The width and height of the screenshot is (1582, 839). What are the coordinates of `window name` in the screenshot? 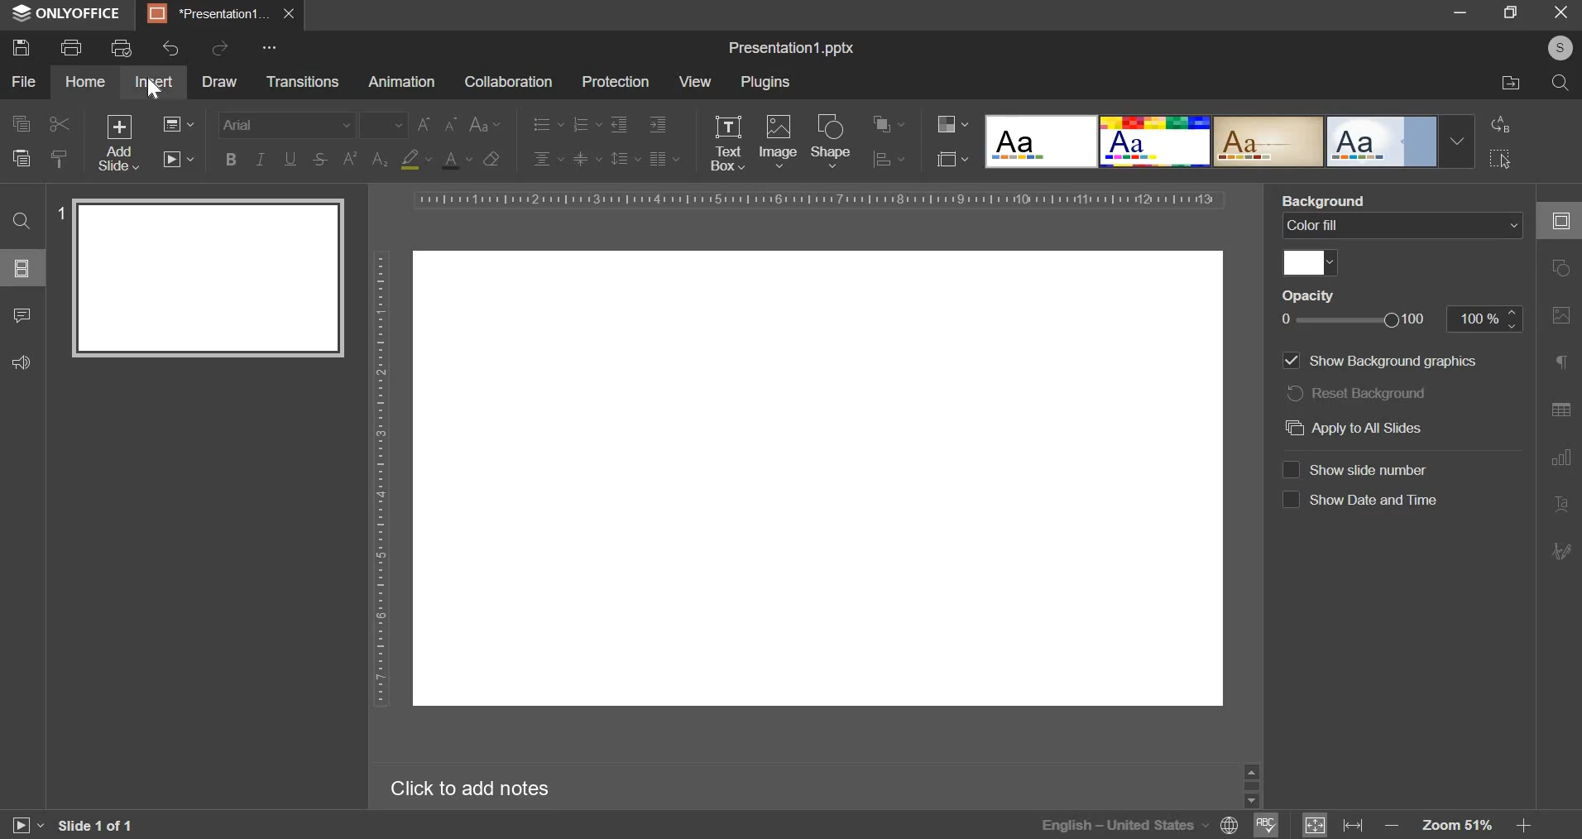 It's located at (68, 15).